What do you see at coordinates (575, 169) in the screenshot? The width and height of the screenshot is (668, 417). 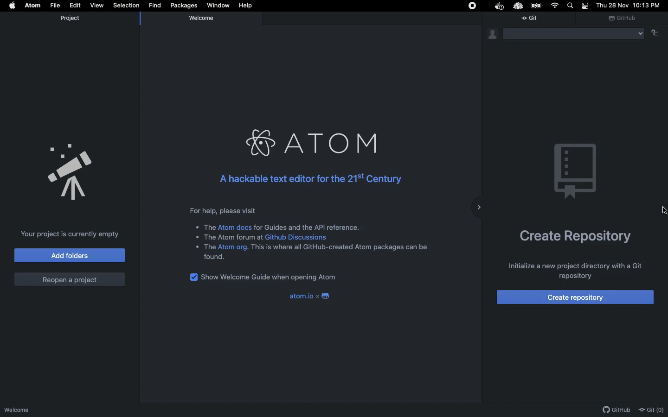 I see `Emblem` at bounding box center [575, 169].